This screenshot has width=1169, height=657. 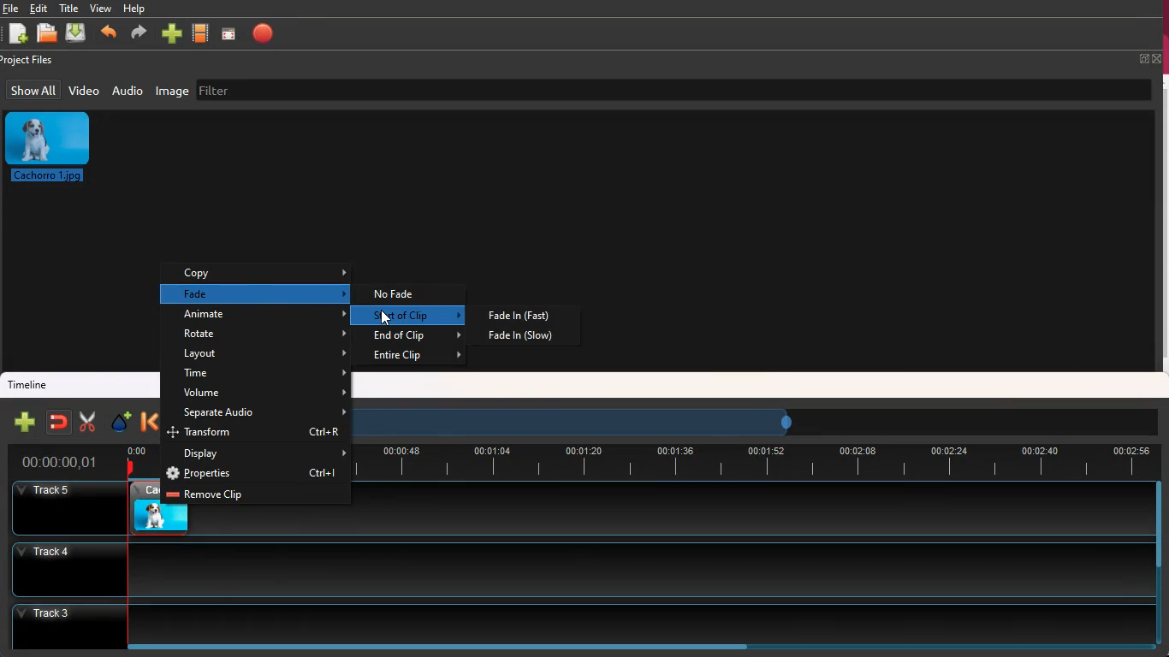 I want to click on show all, so click(x=33, y=90).